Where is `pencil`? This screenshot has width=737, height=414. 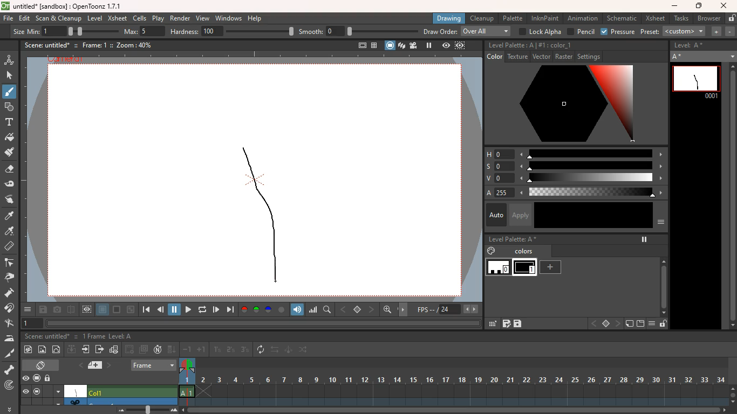
pencil is located at coordinates (581, 32).